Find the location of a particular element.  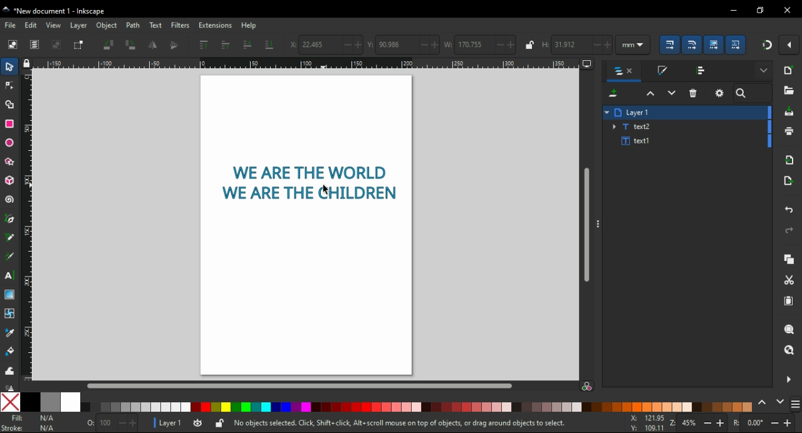

layer is located at coordinates (639, 112).